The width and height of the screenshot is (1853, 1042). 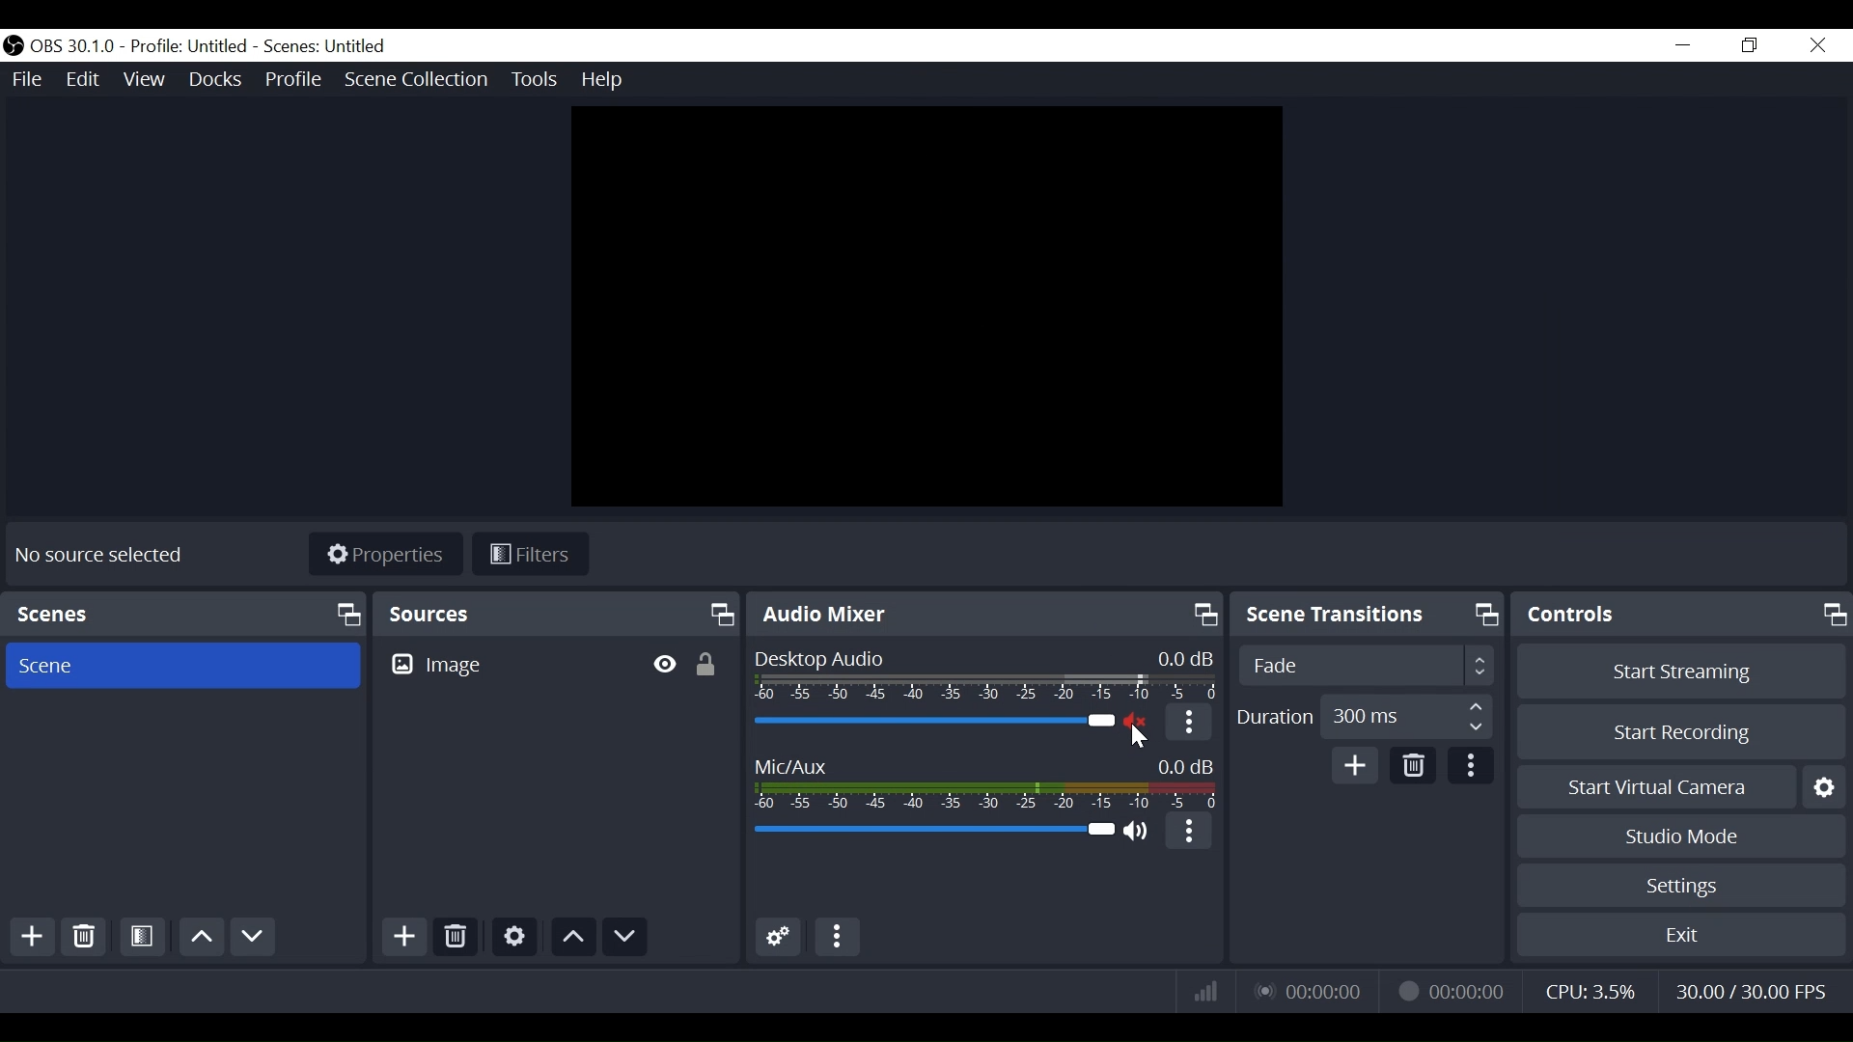 What do you see at coordinates (1683, 45) in the screenshot?
I see `minimize` at bounding box center [1683, 45].